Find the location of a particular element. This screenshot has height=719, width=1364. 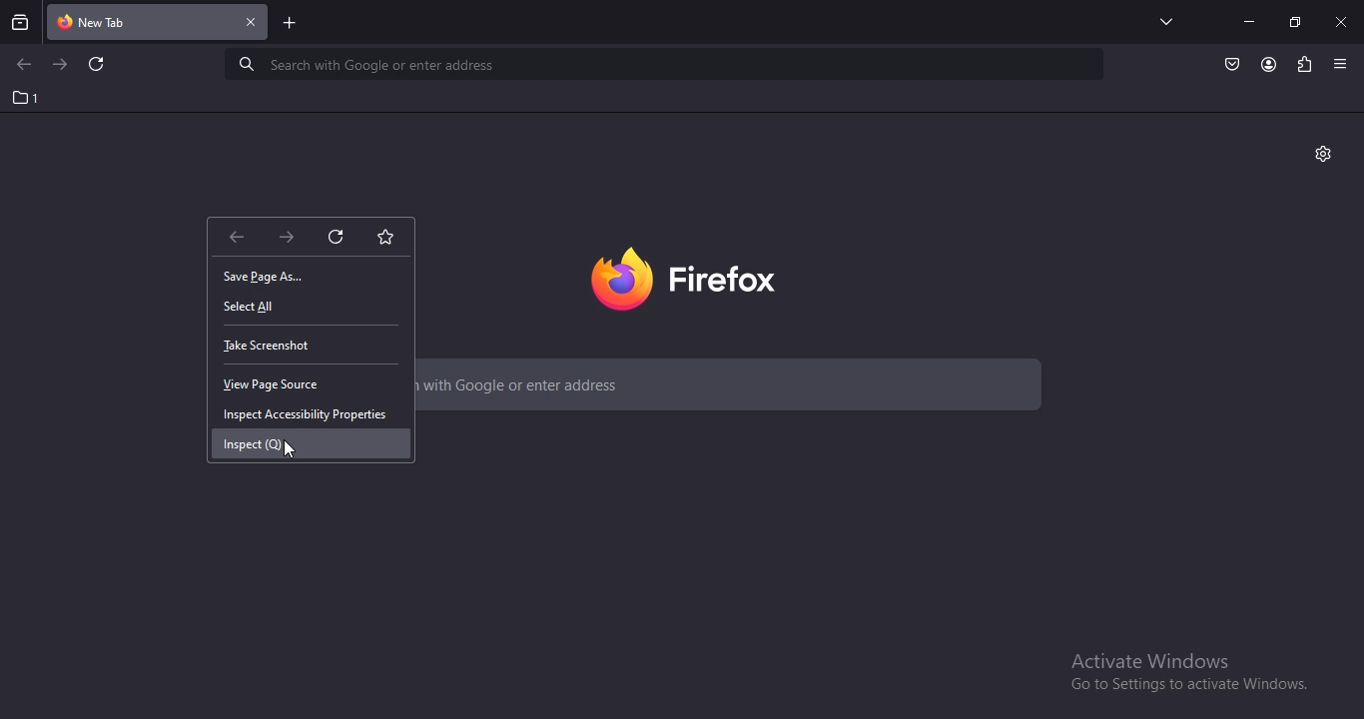

inspect accessibility properties is located at coordinates (309, 412).